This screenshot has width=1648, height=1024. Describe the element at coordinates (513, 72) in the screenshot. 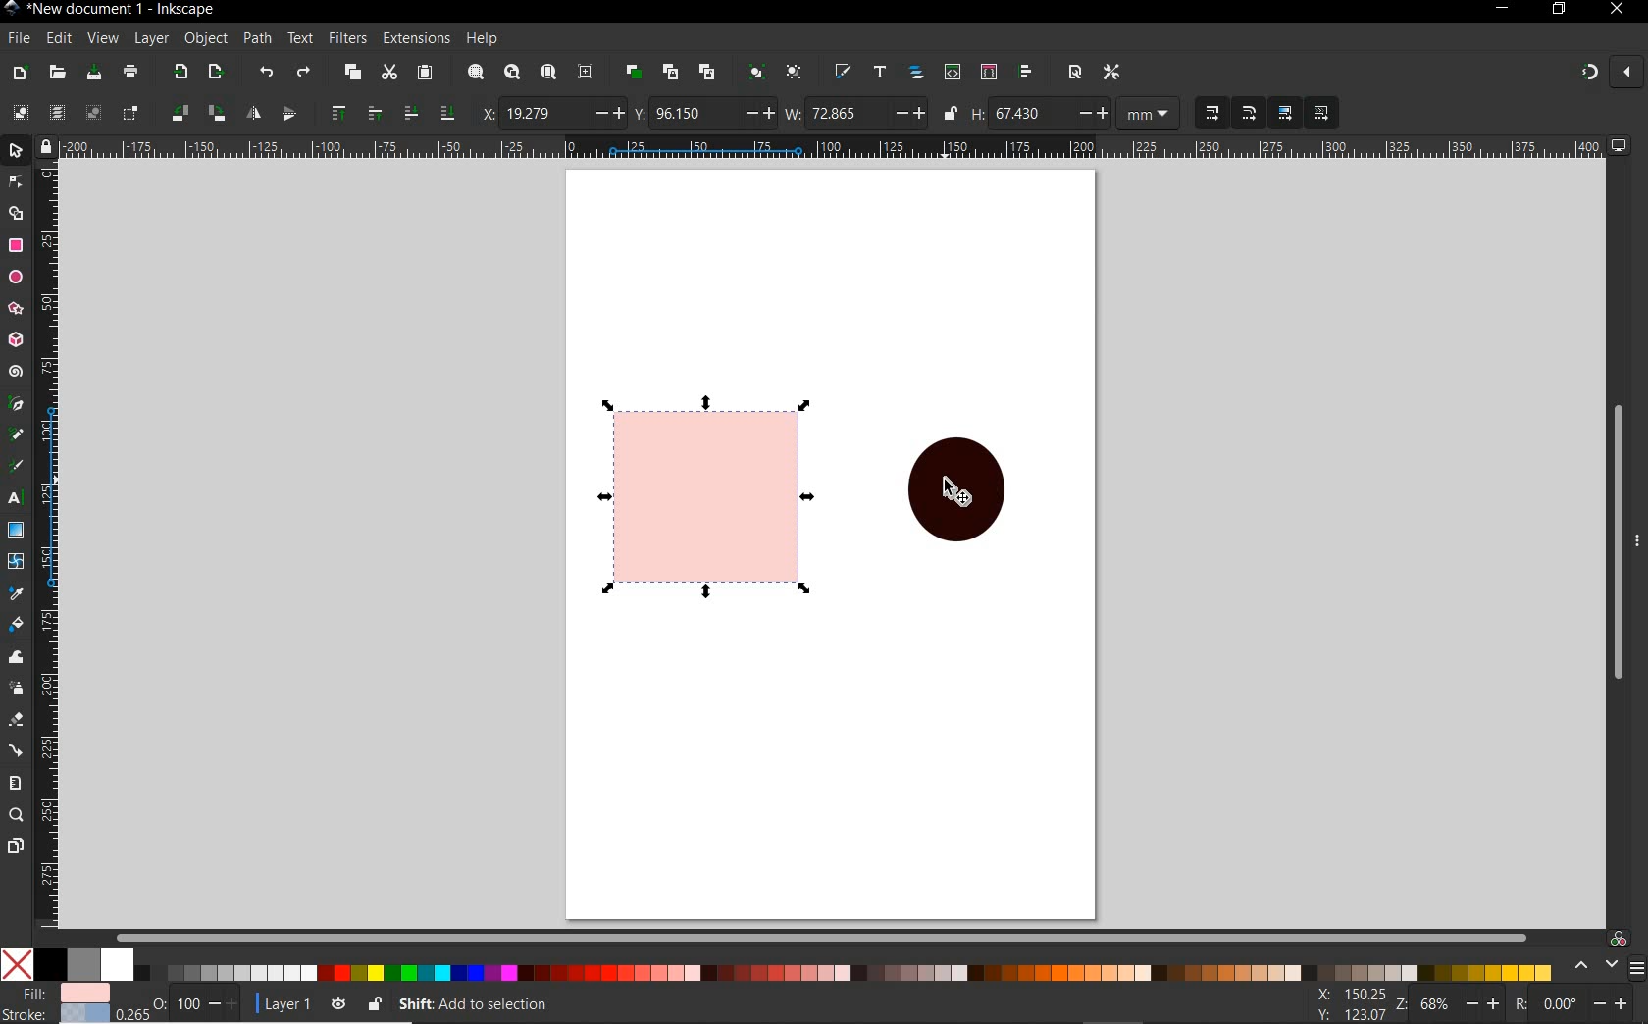

I see `zoom drawing` at that location.